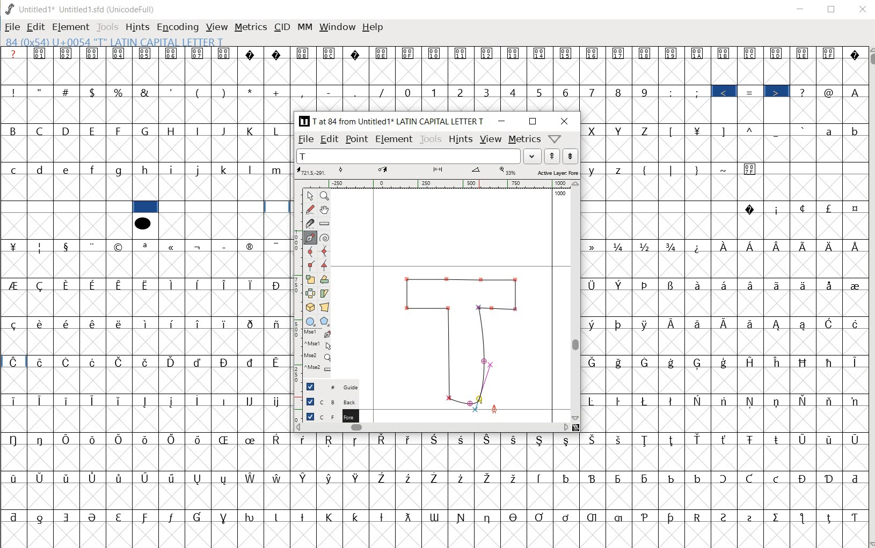  I want to click on Symbol, so click(725, 285).